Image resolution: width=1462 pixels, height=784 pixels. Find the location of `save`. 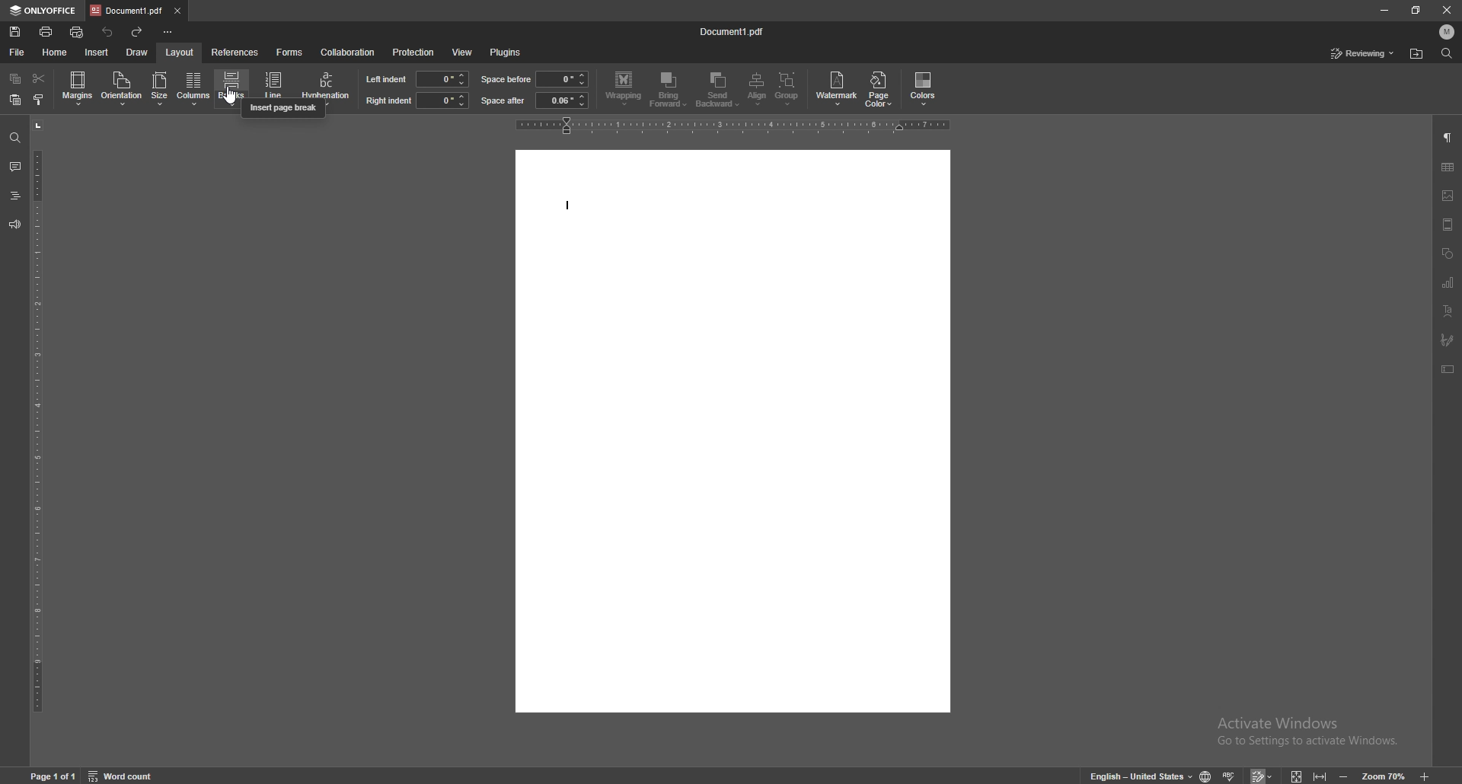

save is located at coordinates (15, 32).